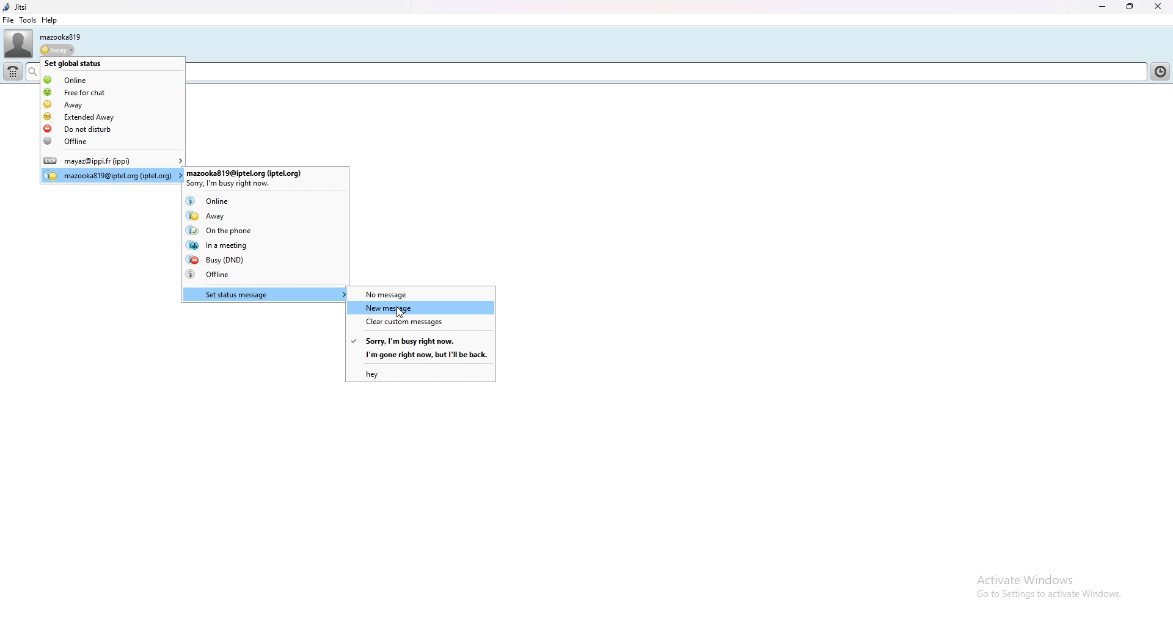 This screenshot has width=1173, height=630. What do you see at coordinates (113, 128) in the screenshot?
I see `do not disturb` at bounding box center [113, 128].